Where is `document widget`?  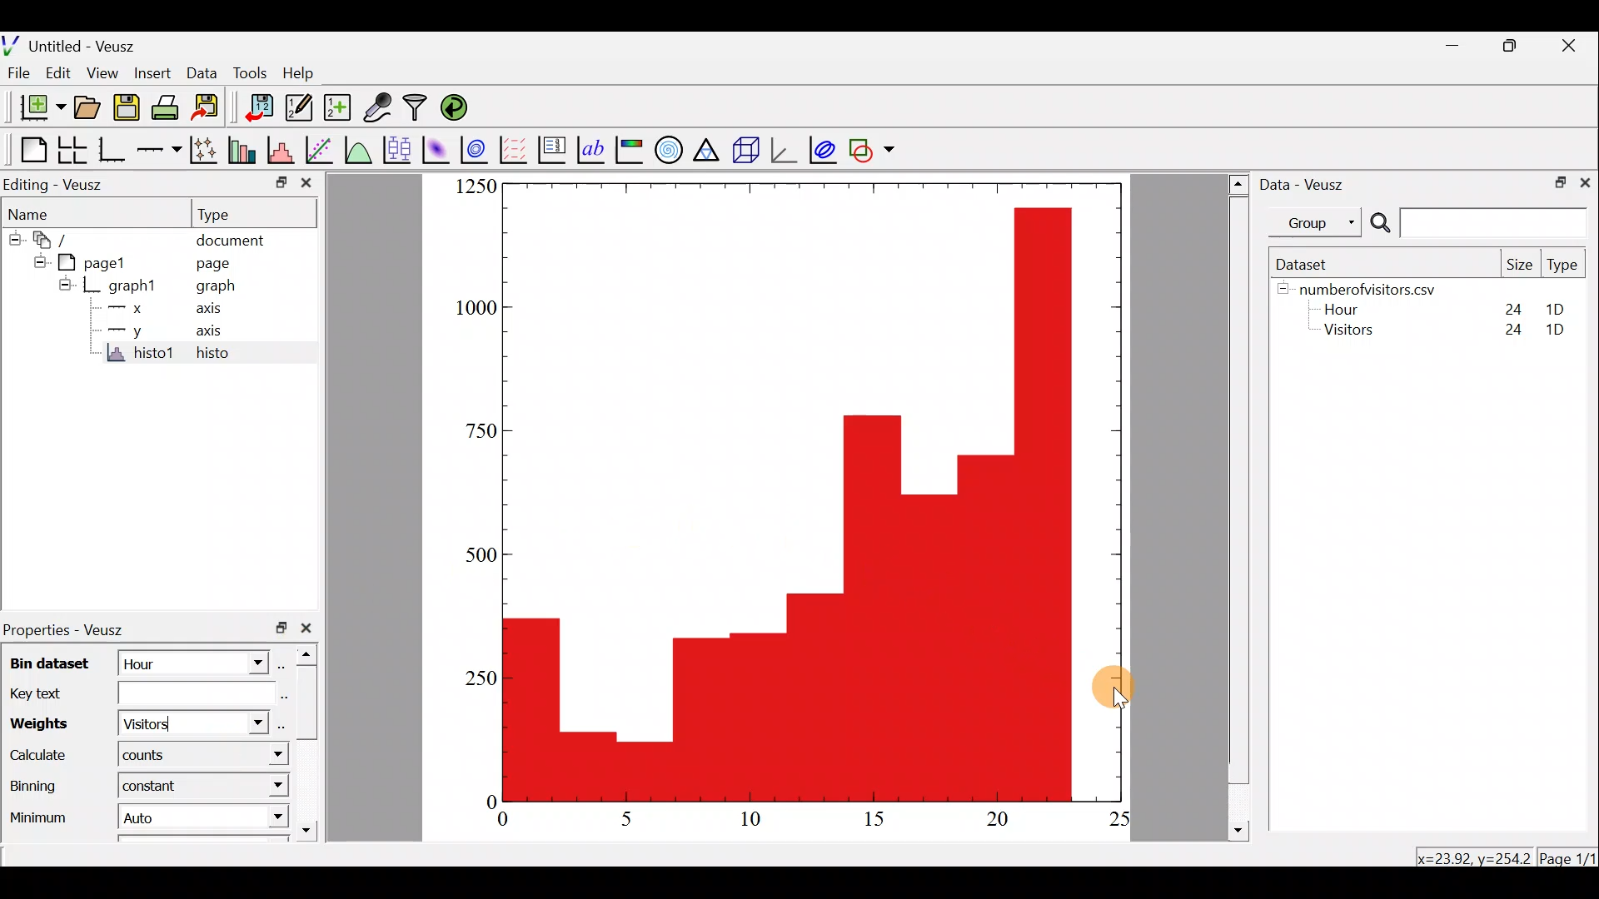 document widget is located at coordinates (54, 240).